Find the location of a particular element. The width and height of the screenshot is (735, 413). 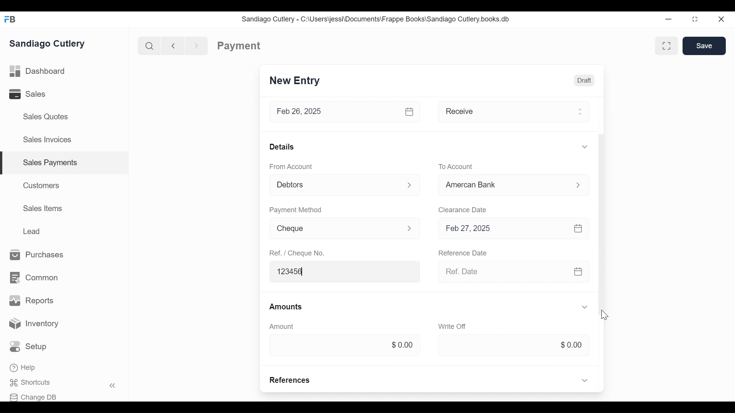

Reference Date is located at coordinates (464, 254).